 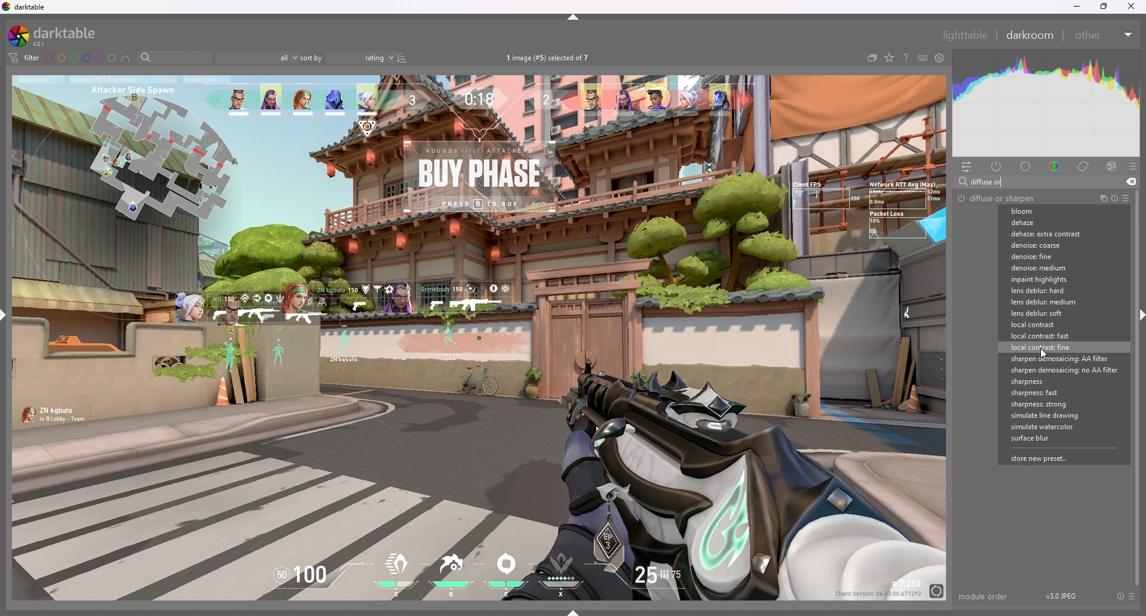 What do you see at coordinates (257, 58) in the screenshot?
I see `filter by images rating` at bounding box center [257, 58].